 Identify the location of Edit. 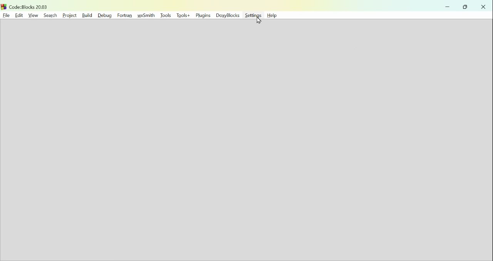
(18, 15).